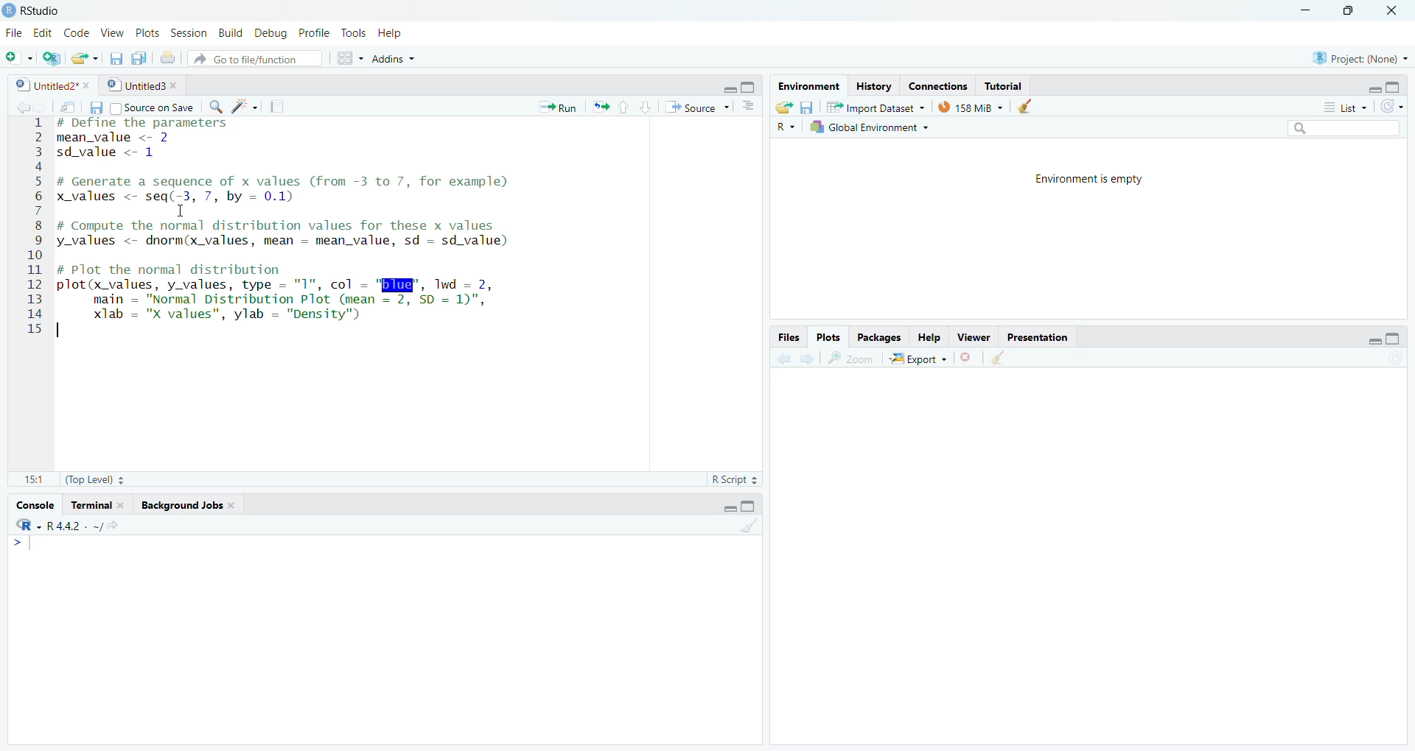 Image resolution: width=1415 pixels, height=751 pixels. Describe the element at coordinates (599, 107) in the screenshot. I see `rerun the previous code` at that location.